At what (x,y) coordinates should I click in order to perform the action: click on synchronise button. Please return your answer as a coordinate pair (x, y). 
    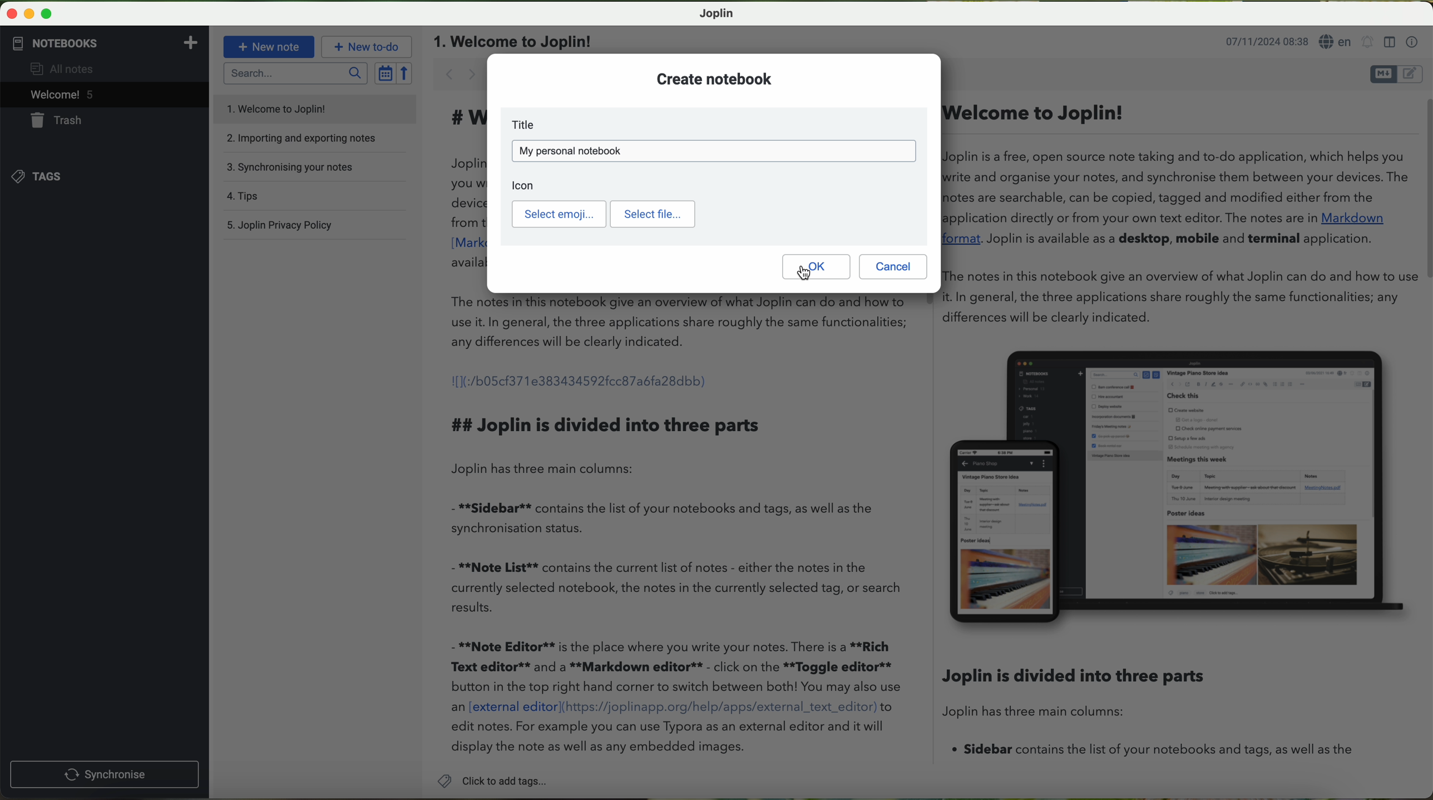
    Looking at the image, I should click on (104, 775).